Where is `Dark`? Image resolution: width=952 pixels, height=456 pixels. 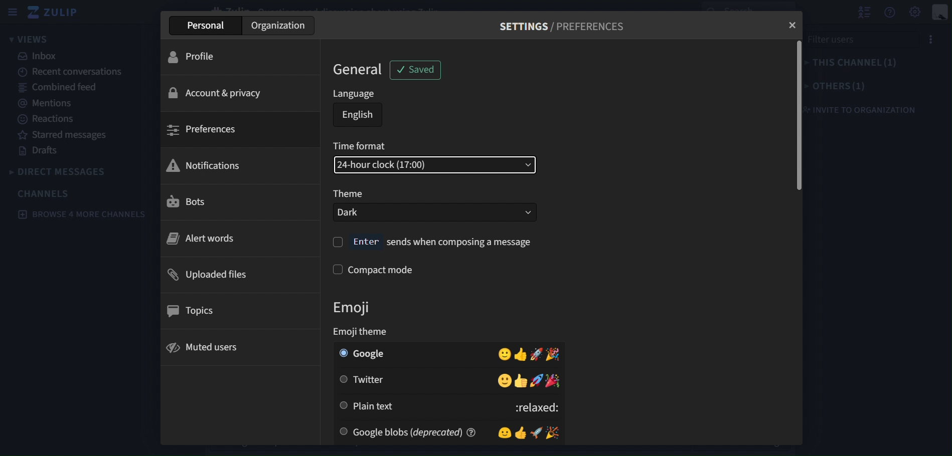
Dark is located at coordinates (439, 213).